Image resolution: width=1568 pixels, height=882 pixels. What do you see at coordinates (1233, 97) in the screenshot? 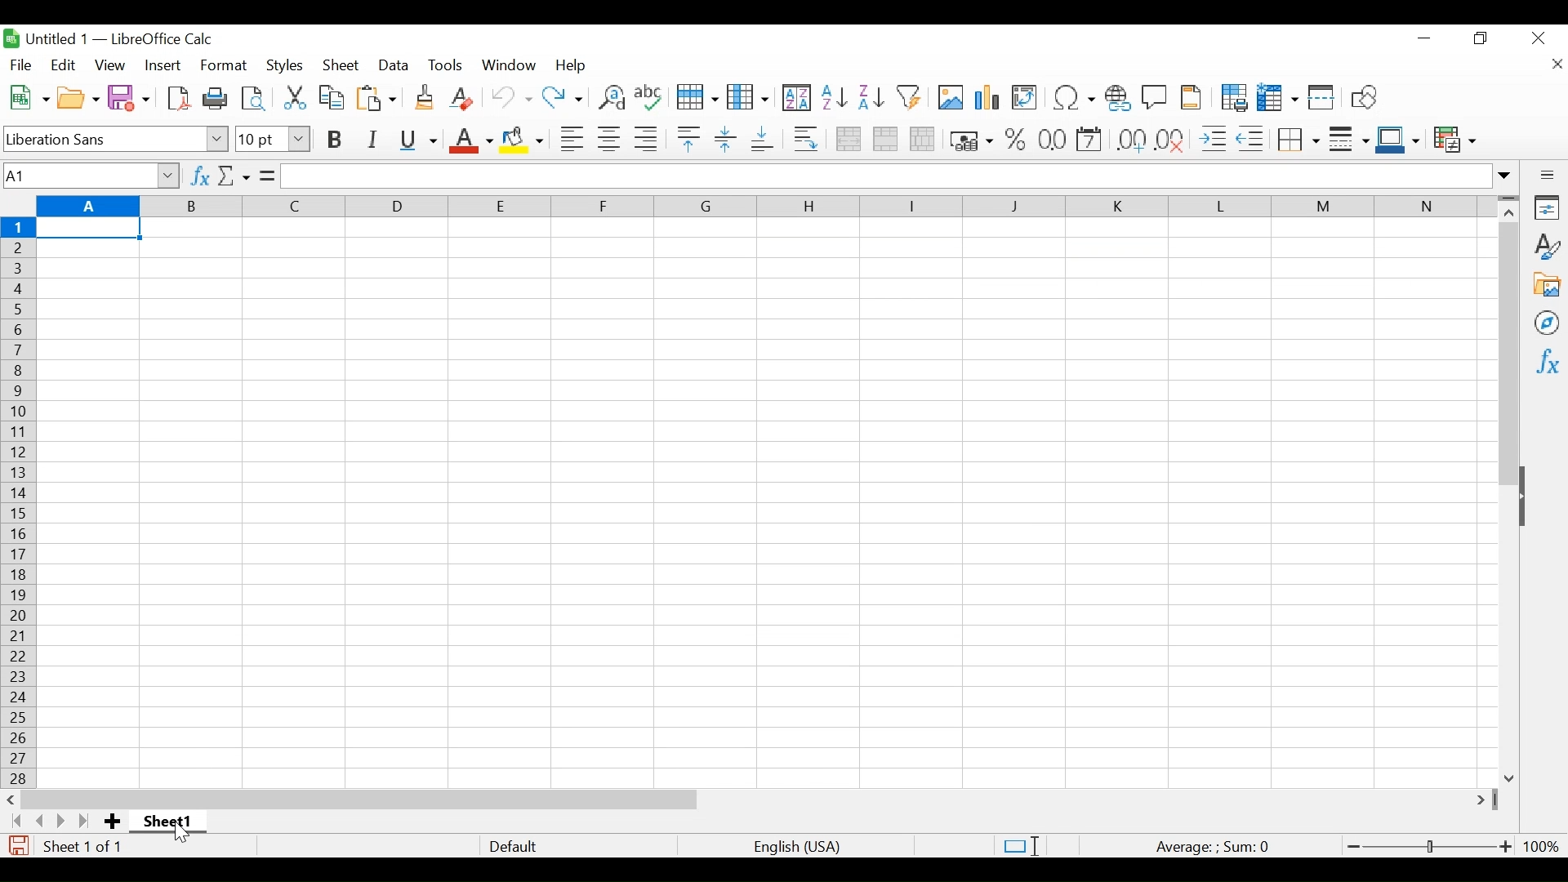
I see `Define Print Area` at bounding box center [1233, 97].